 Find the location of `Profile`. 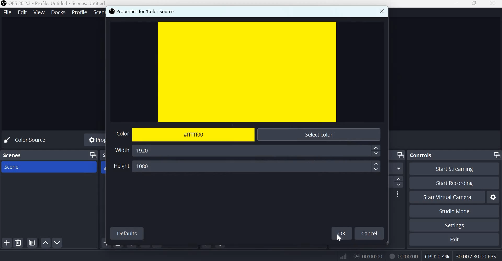

Profile is located at coordinates (79, 12).